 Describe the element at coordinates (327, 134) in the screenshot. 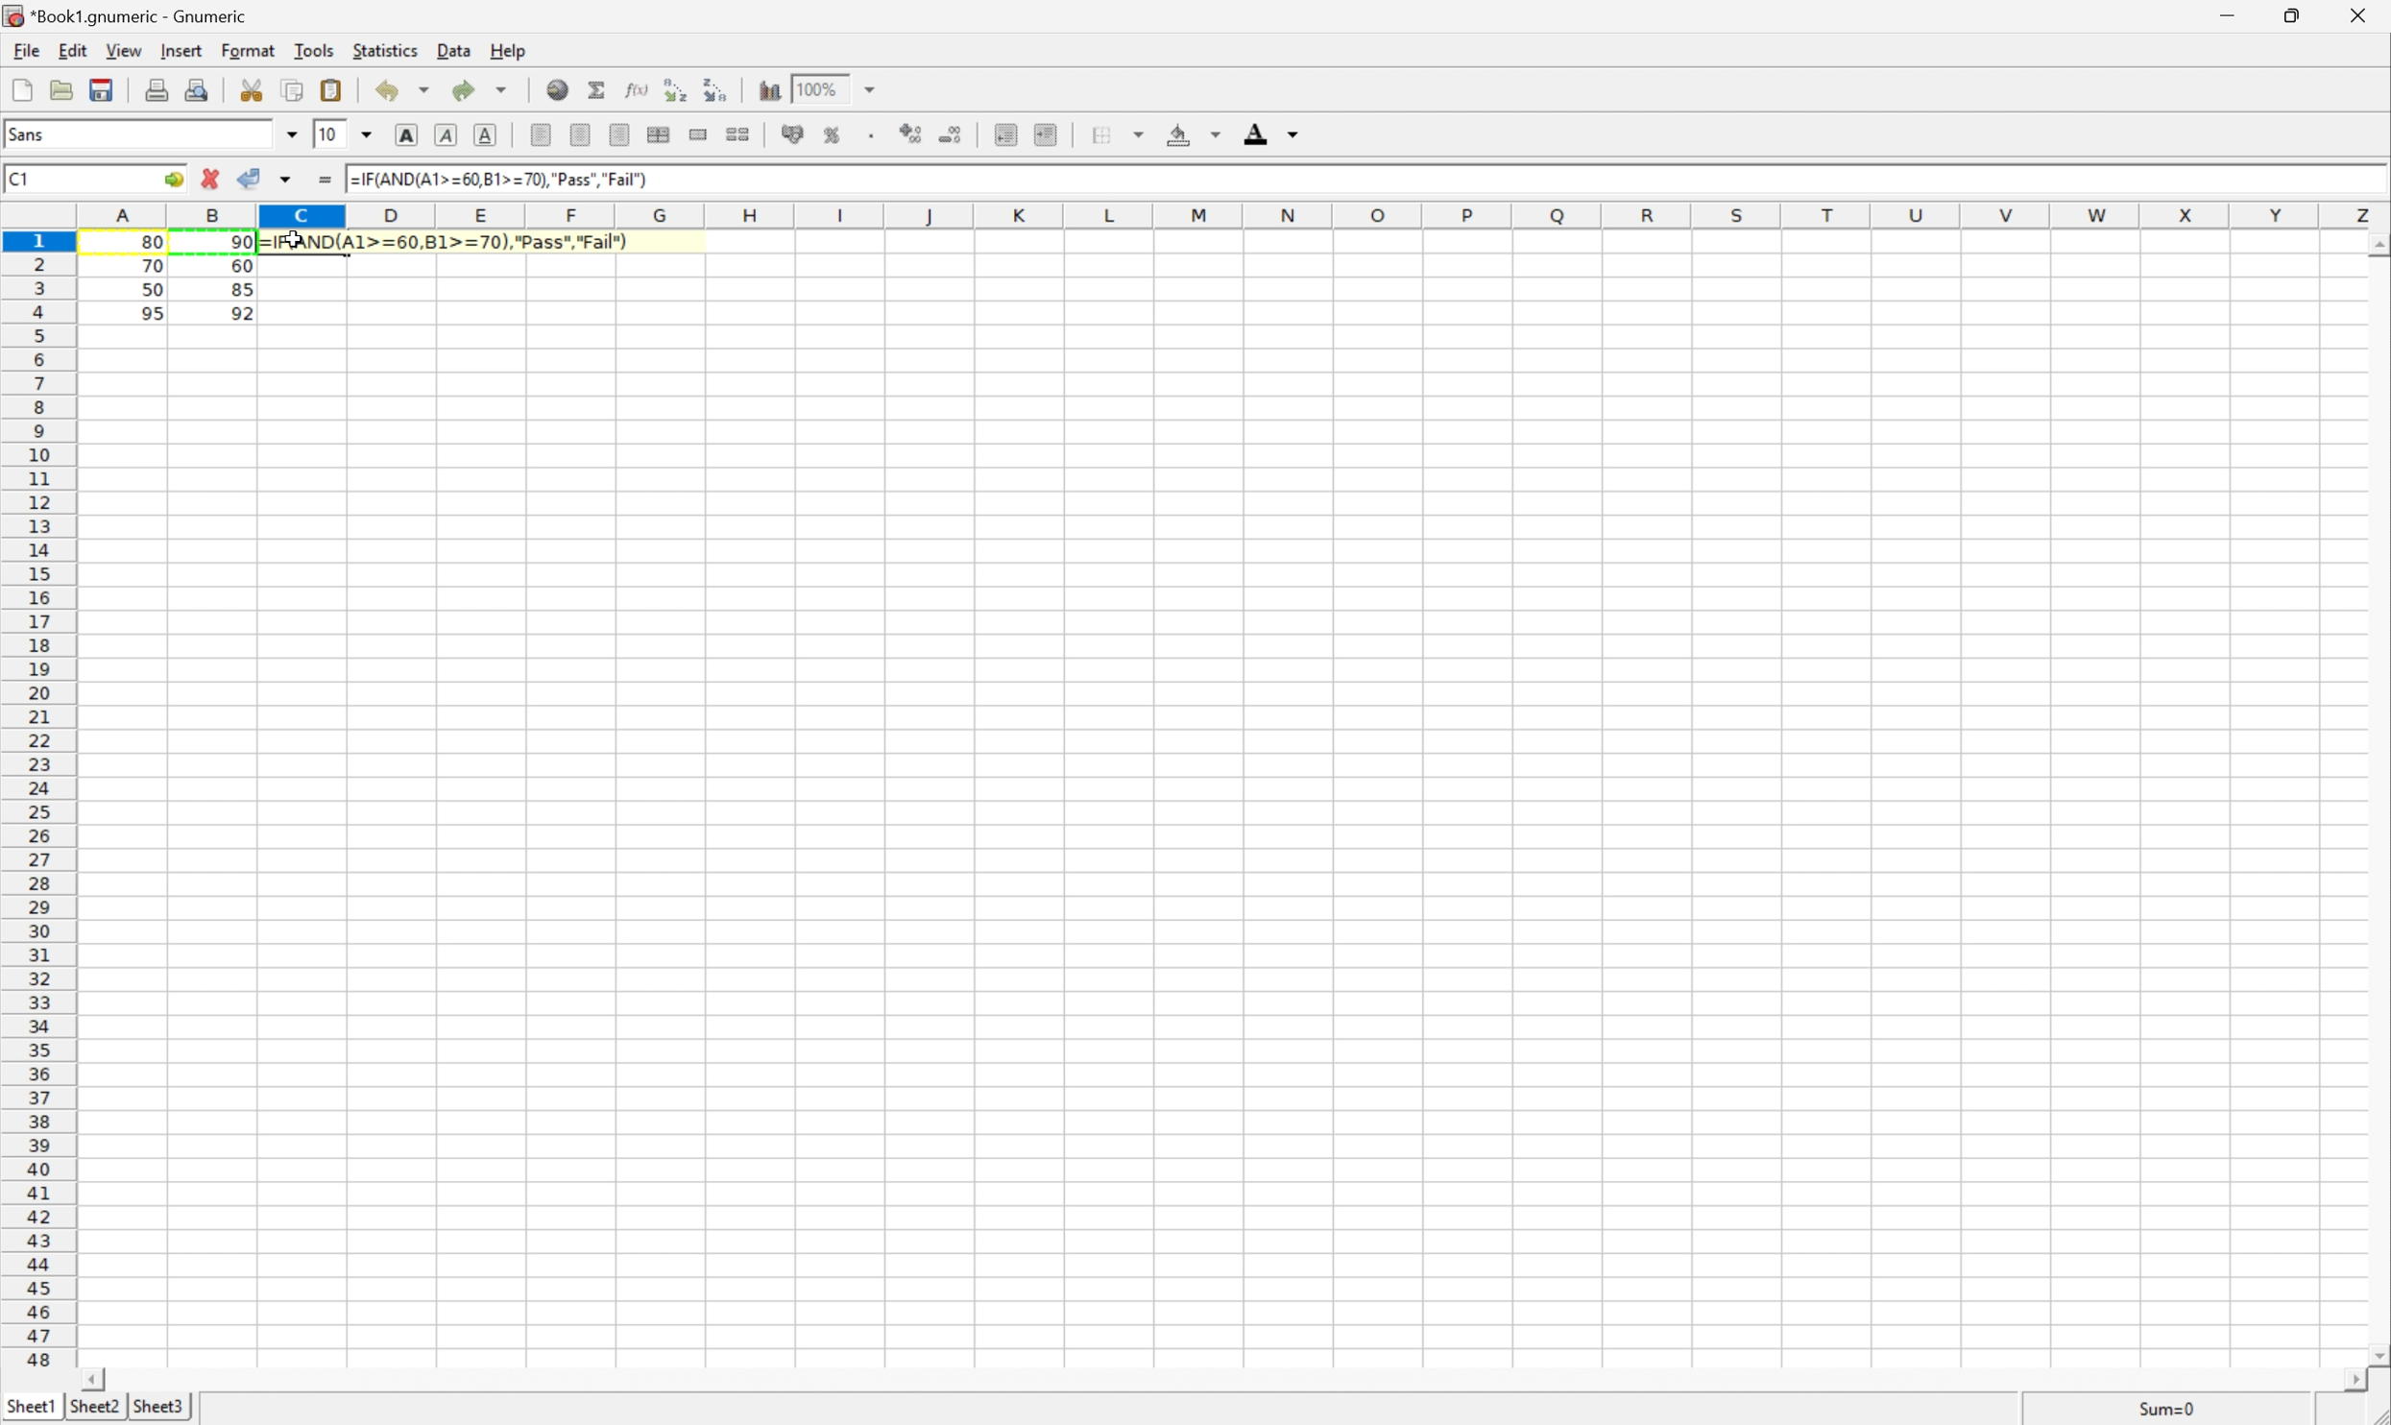

I see `10` at that location.